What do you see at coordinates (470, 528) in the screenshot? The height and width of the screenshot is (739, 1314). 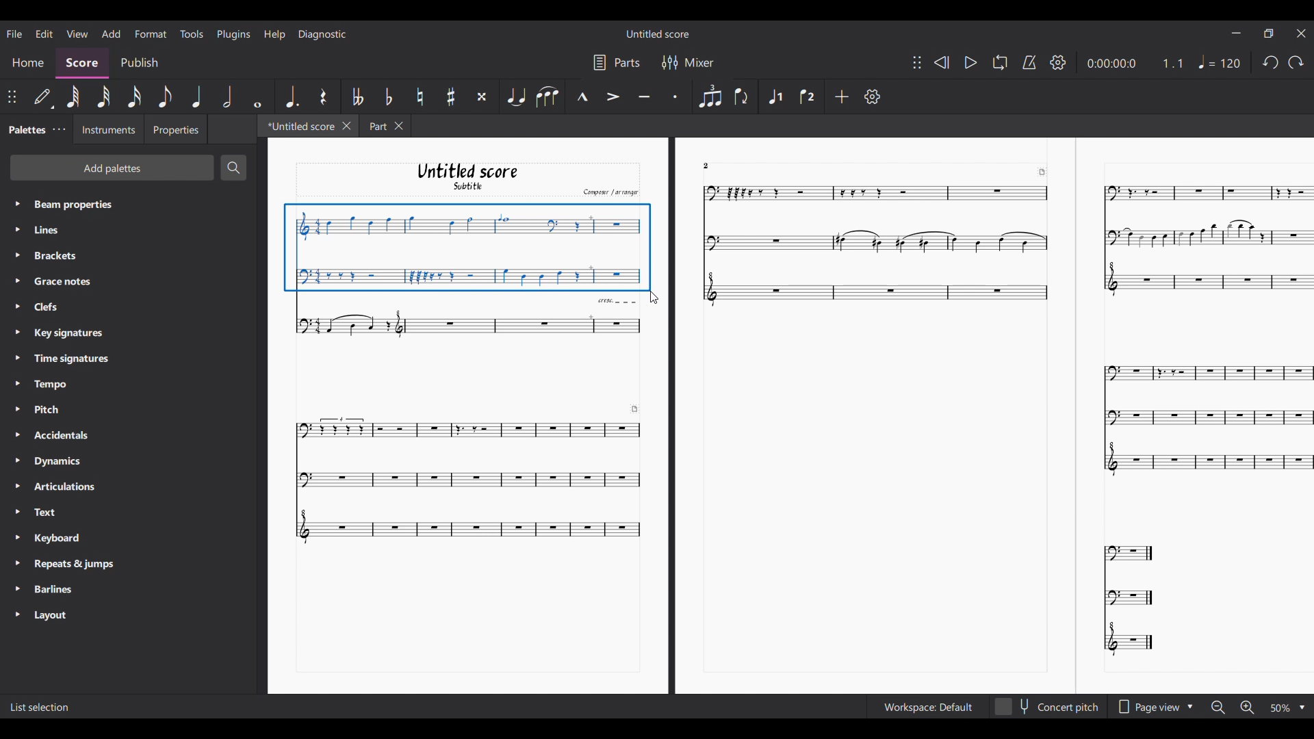 I see `` at bounding box center [470, 528].